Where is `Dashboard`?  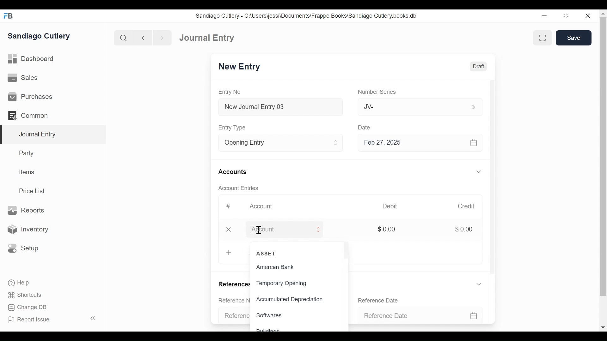 Dashboard is located at coordinates (31, 59).